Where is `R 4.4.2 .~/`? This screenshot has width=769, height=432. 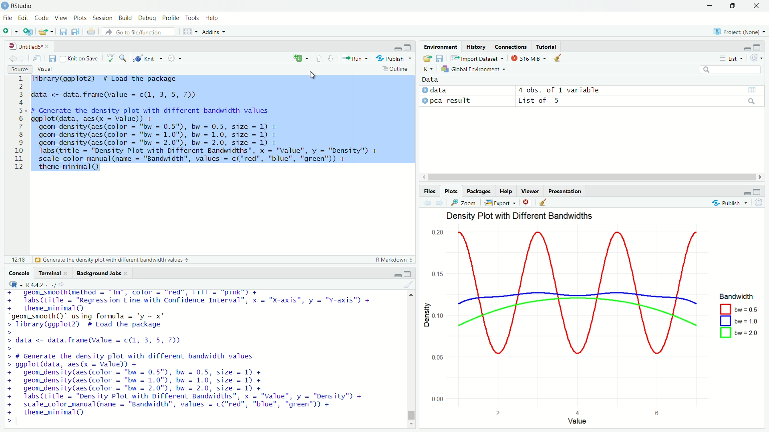
R 4.4.2 .~/ is located at coordinates (40, 284).